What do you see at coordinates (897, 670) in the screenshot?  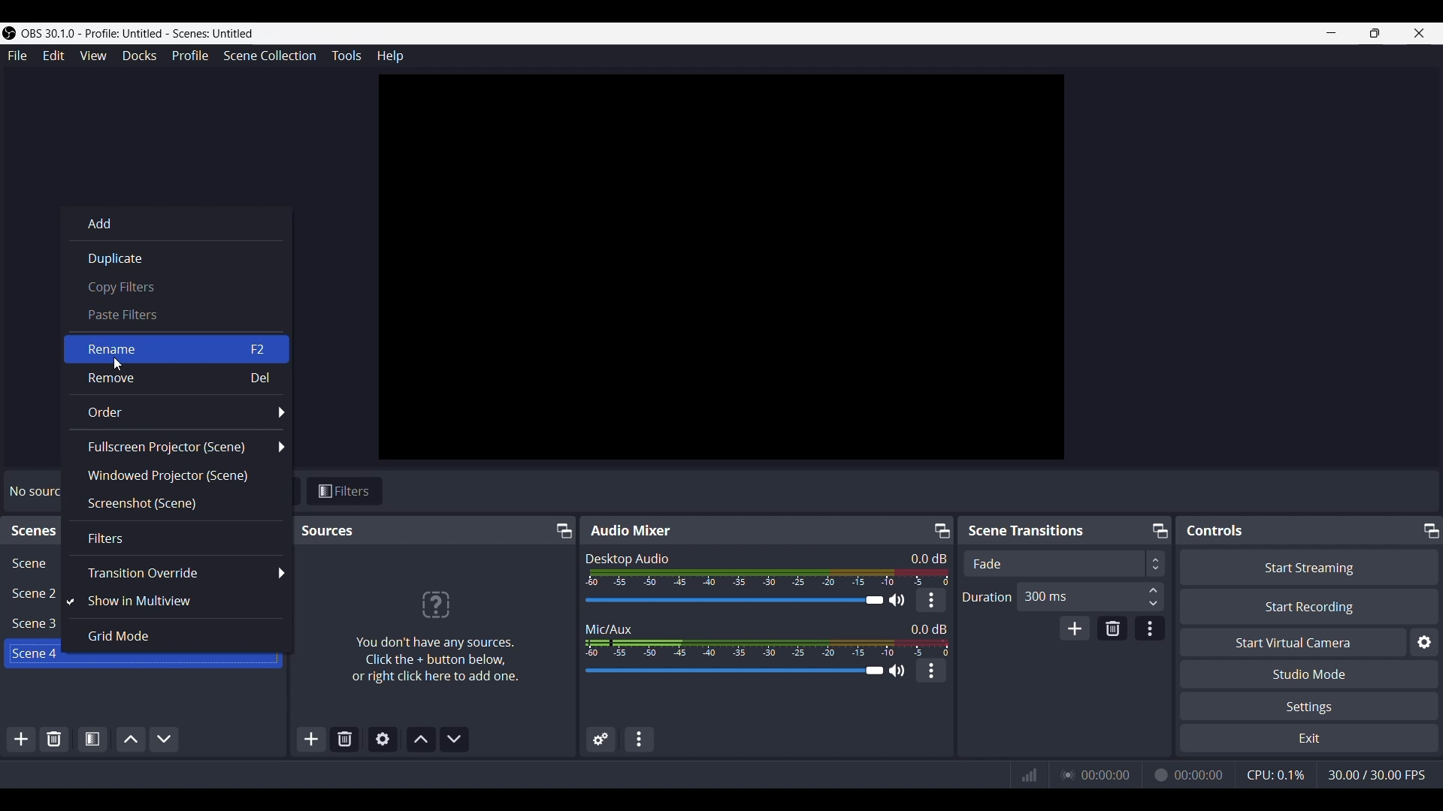 I see `Speaker Icon` at bounding box center [897, 670].